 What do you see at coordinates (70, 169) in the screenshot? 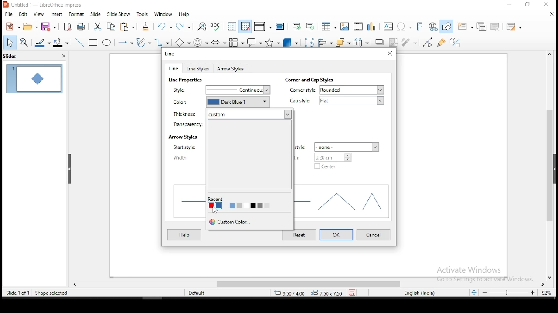
I see `Minimize sidebar` at bounding box center [70, 169].